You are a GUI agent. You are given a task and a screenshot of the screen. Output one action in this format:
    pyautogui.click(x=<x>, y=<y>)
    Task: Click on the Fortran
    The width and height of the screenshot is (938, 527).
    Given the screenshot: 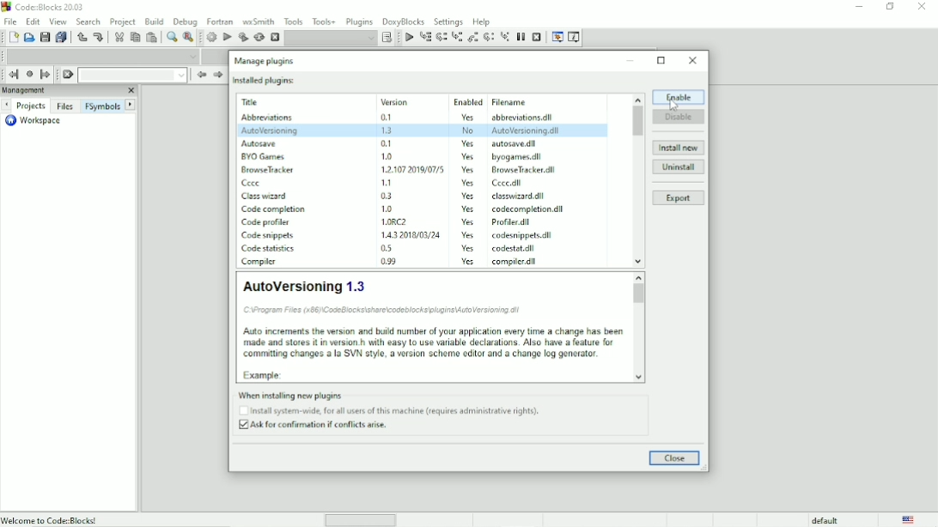 What is the action you would take?
    pyautogui.click(x=219, y=21)
    